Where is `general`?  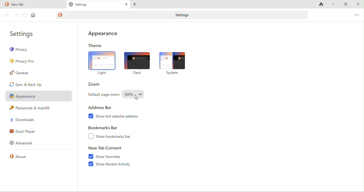 general is located at coordinates (27, 73).